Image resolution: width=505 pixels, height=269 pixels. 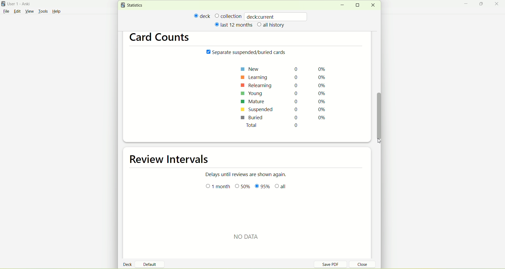 What do you see at coordinates (271, 25) in the screenshot?
I see `all history` at bounding box center [271, 25].